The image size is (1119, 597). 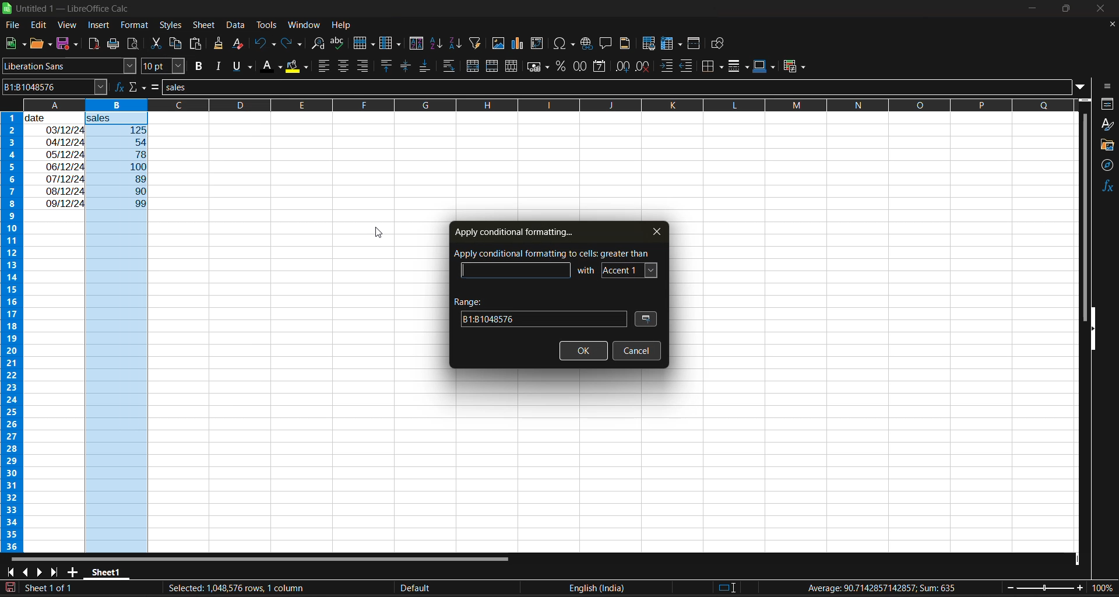 What do you see at coordinates (406, 66) in the screenshot?
I see `center vertically` at bounding box center [406, 66].